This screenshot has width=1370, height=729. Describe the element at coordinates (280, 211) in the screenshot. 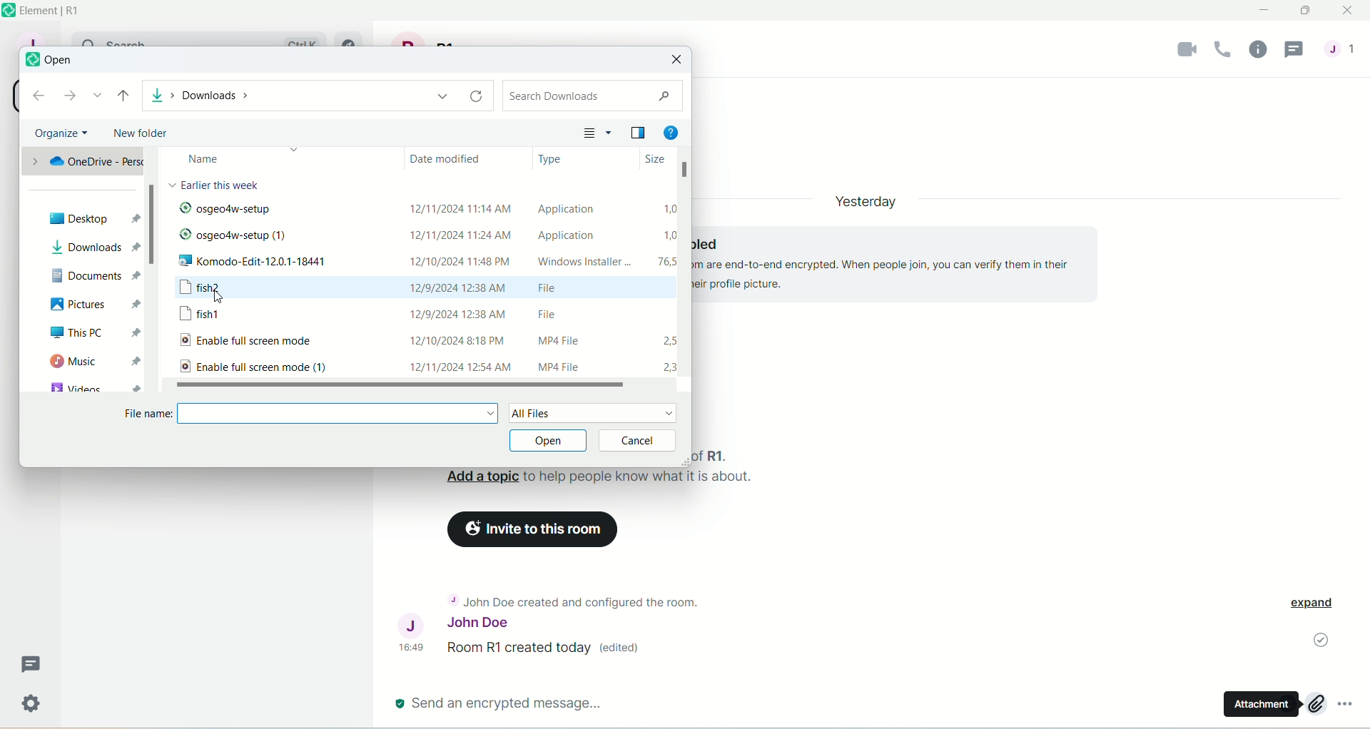

I see `7 osgeosw-setup` at that location.